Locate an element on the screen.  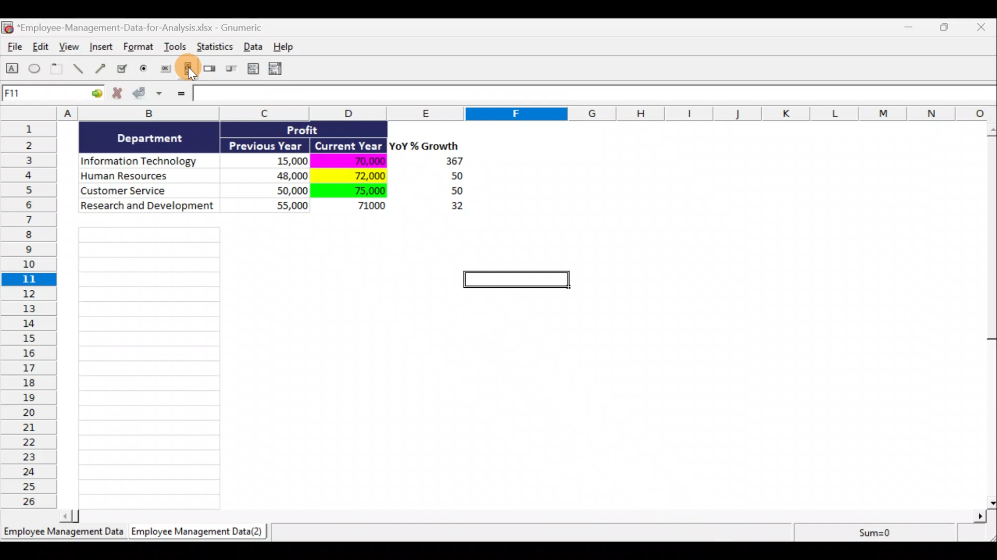
Document name is located at coordinates (138, 29).